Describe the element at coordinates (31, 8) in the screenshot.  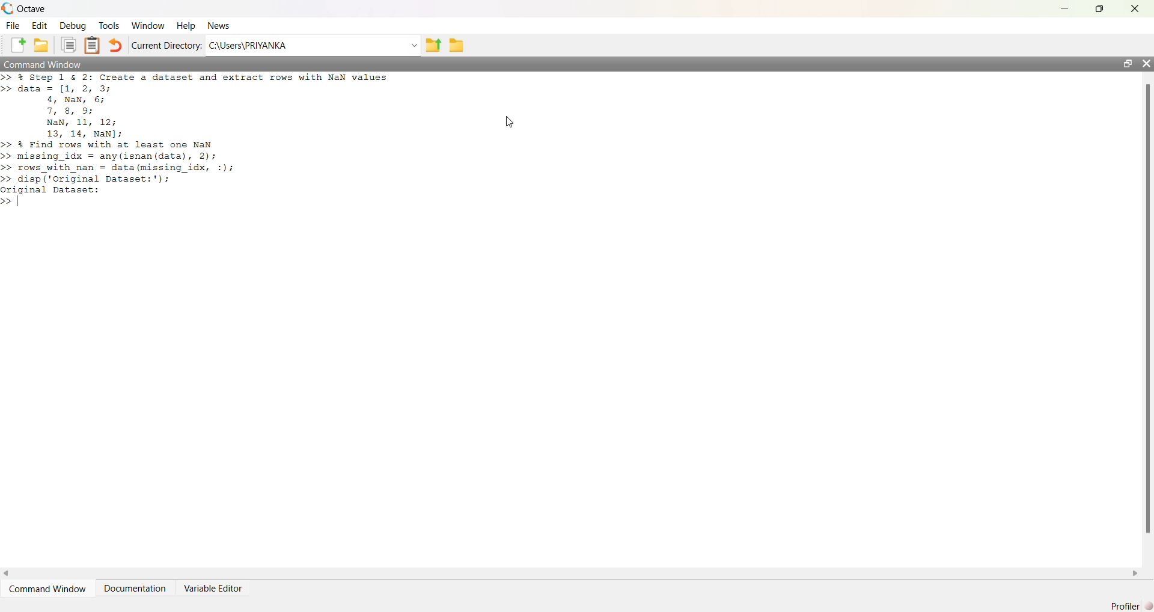
I see `Octave` at that location.